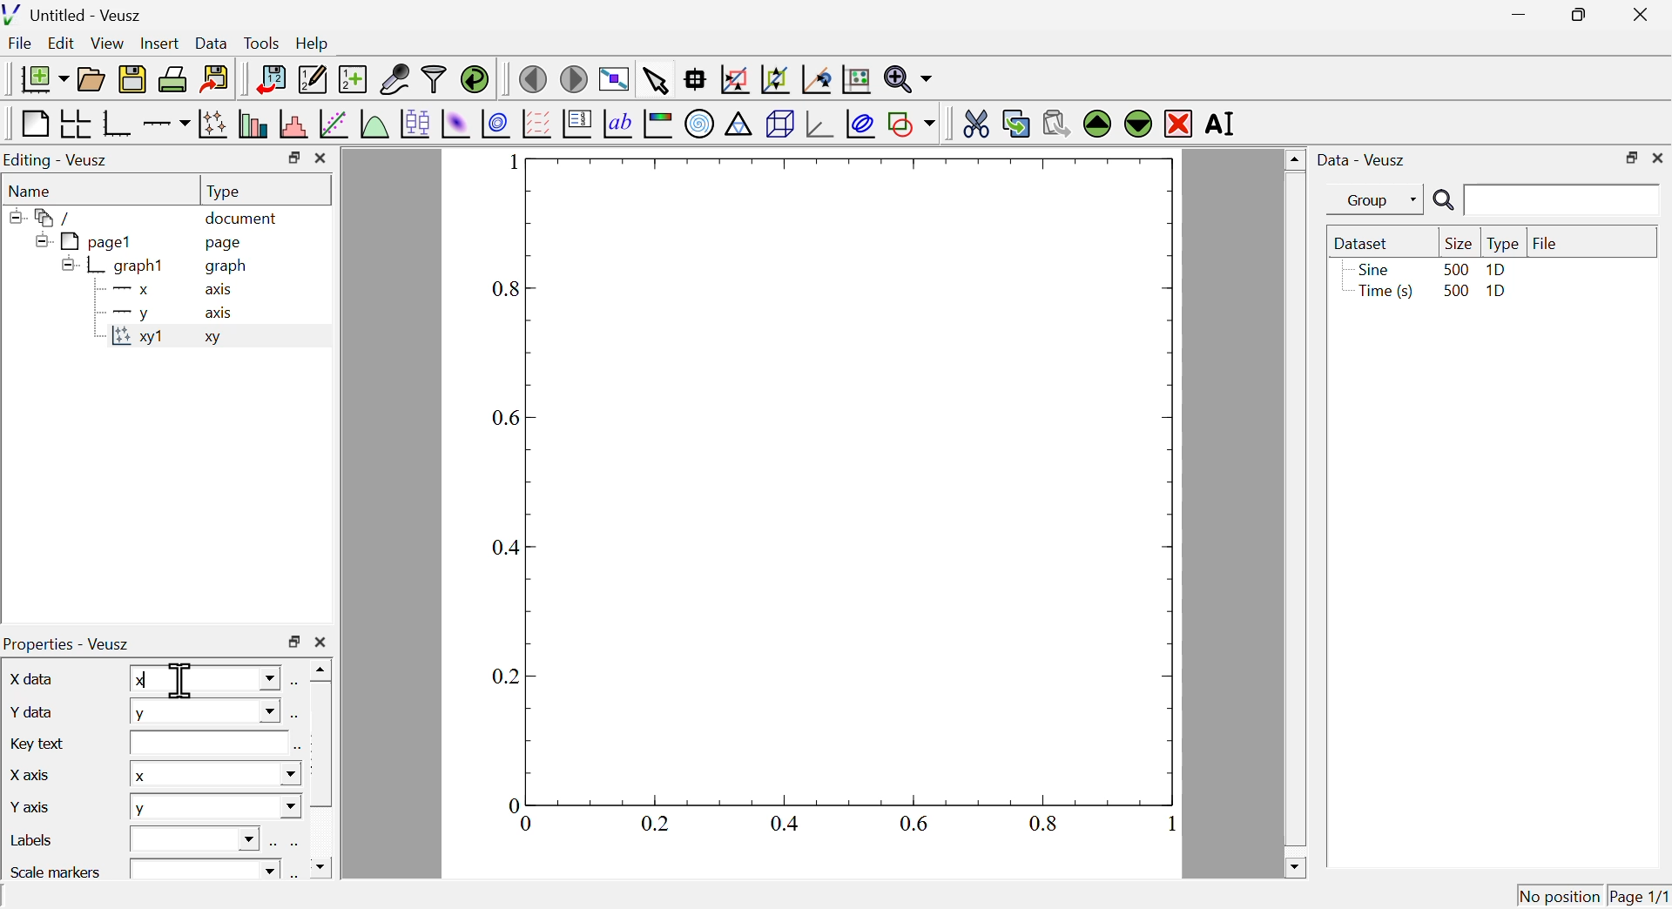 The height and width of the screenshot is (909, 1672). I want to click on graph, so click(226, 266).